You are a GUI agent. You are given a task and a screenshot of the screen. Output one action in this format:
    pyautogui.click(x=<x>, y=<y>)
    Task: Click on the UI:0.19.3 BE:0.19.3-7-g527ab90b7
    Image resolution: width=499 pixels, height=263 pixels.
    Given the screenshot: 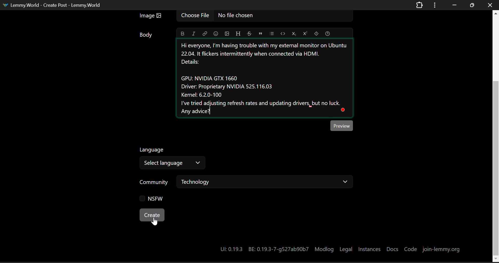 What is the action you would take?
    pyautogui.click(x=263, y=249)
    